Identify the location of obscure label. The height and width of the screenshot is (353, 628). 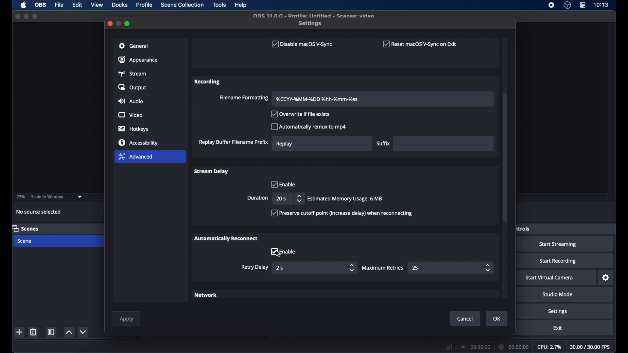
(522, 228).